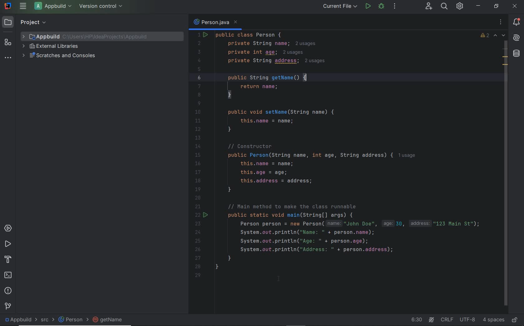 This screenshot has width=524, height=326. What do you see at coordinates (517, 54) in the screenshot?
I see `database` at bounding box center [517, 54].